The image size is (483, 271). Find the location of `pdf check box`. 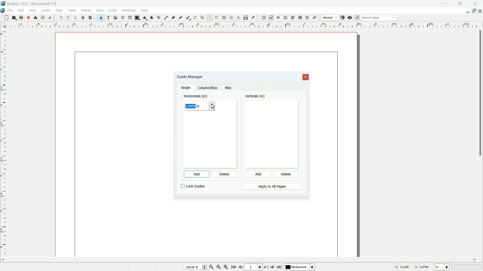

pdf check box is located at coordinates (271, 18).